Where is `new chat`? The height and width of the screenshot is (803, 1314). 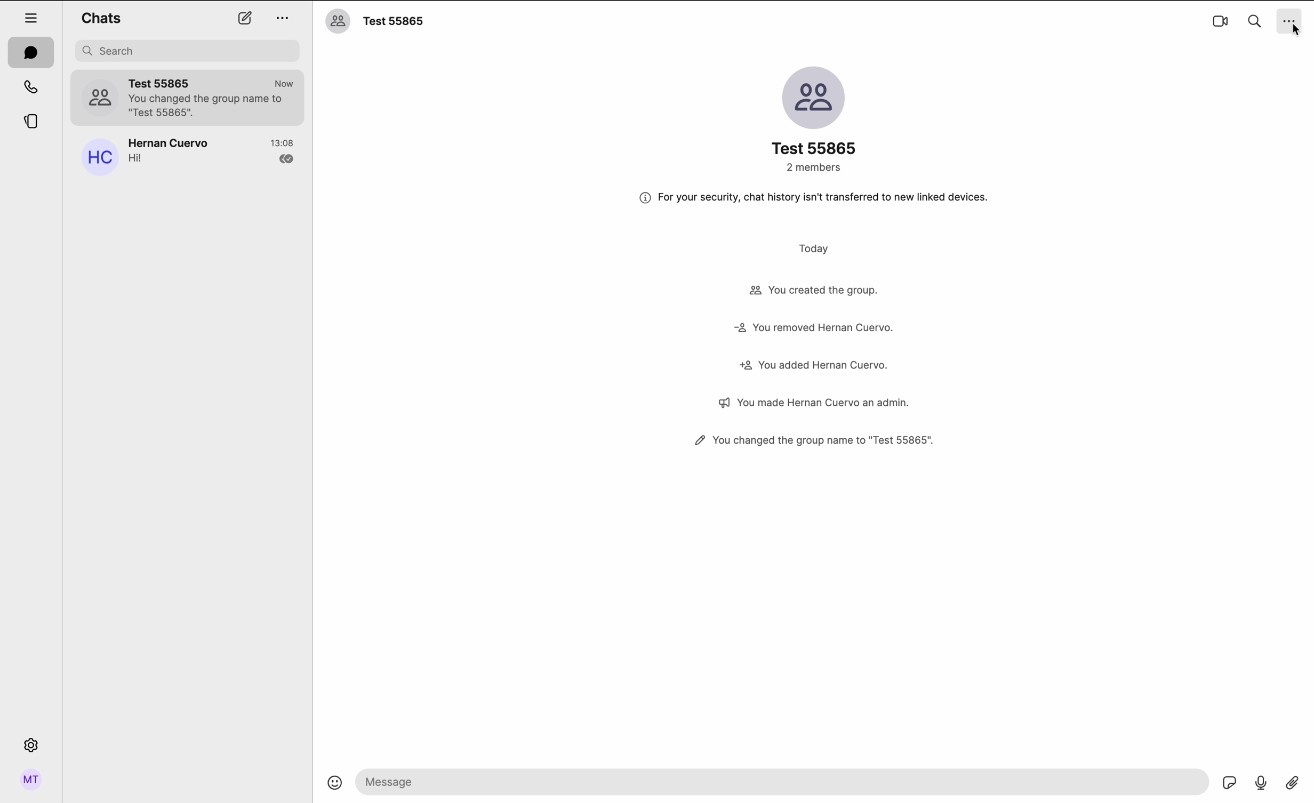 new chat is located at coordinates (245, 18).